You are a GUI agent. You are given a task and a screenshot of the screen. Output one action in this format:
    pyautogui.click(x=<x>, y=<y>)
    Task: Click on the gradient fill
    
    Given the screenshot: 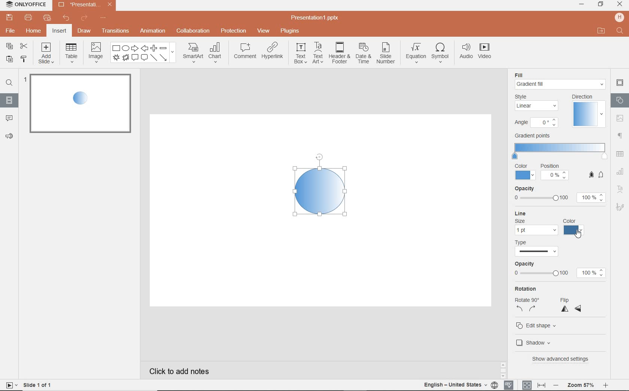 What is the action you would take?
    pyautogui.click(x=561, y=84)
    